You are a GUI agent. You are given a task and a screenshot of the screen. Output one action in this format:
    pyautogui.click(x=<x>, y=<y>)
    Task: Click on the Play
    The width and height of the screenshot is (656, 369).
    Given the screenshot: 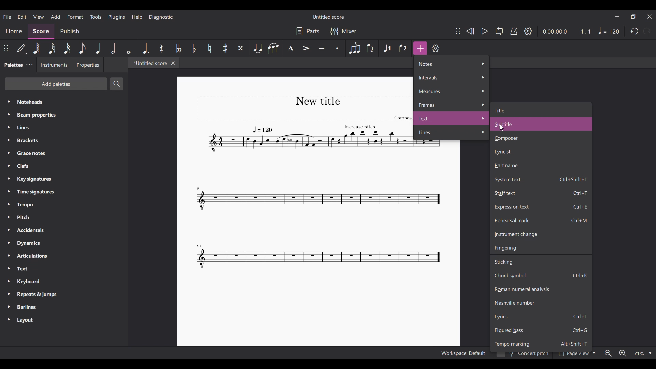 What is the action you would take?
    pyautogui.click(x=484, y=31)
    